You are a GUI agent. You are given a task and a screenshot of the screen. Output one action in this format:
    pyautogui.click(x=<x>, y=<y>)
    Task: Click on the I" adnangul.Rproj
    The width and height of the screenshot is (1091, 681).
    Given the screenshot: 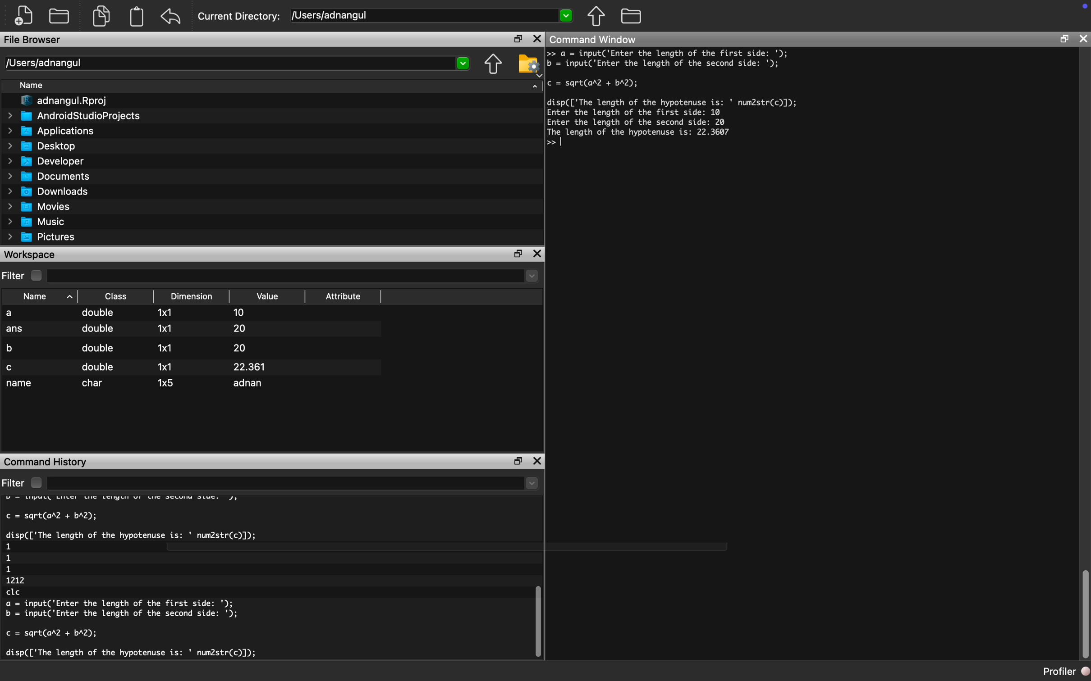 What is the action you would take?
    pyautogui.click(x=70, y=101)
    